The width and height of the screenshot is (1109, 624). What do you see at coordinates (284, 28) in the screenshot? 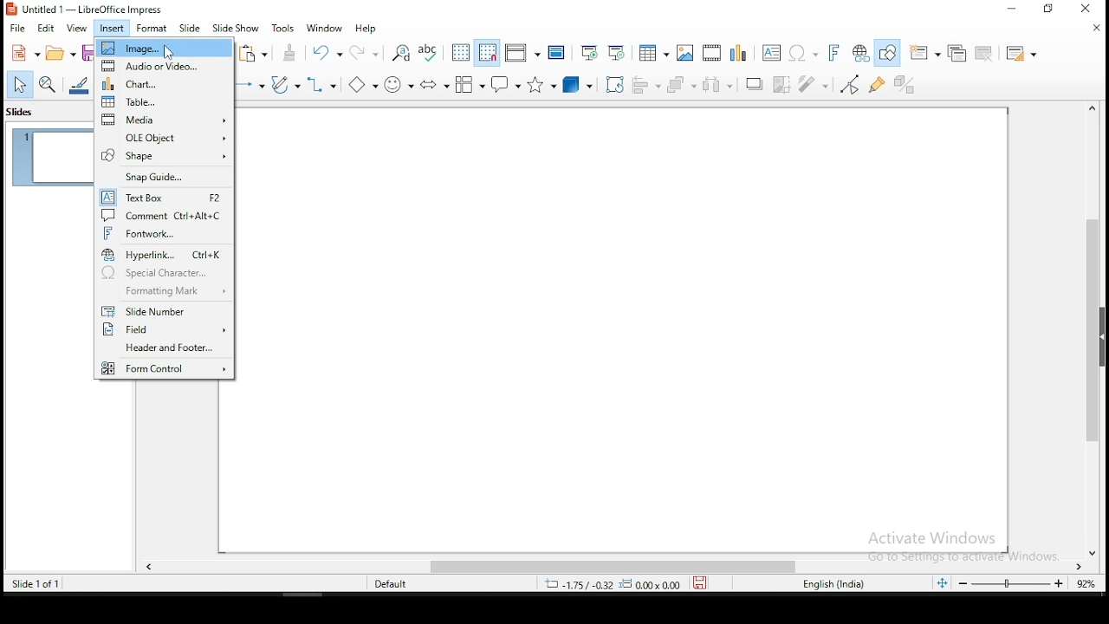
I see `tools` at bounding box center [284, 28].